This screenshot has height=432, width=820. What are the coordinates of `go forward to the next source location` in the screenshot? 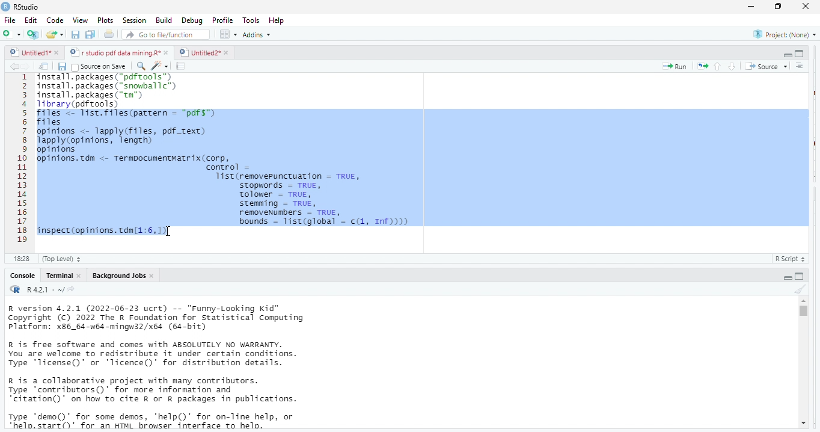 It's located at (28, 66).